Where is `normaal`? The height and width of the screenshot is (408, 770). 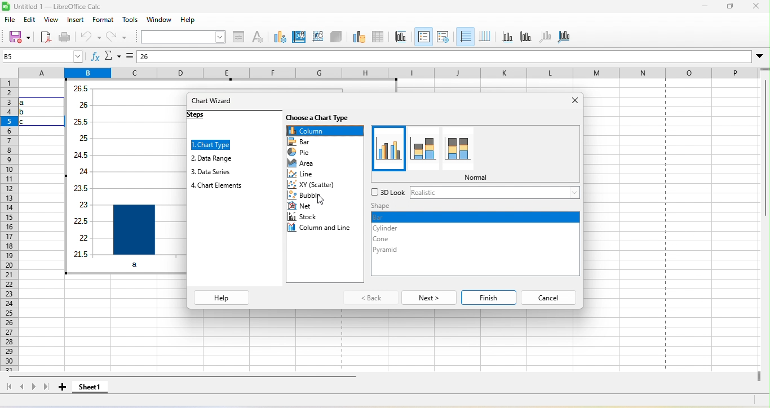
normaal is located at coordinates (475, 177).